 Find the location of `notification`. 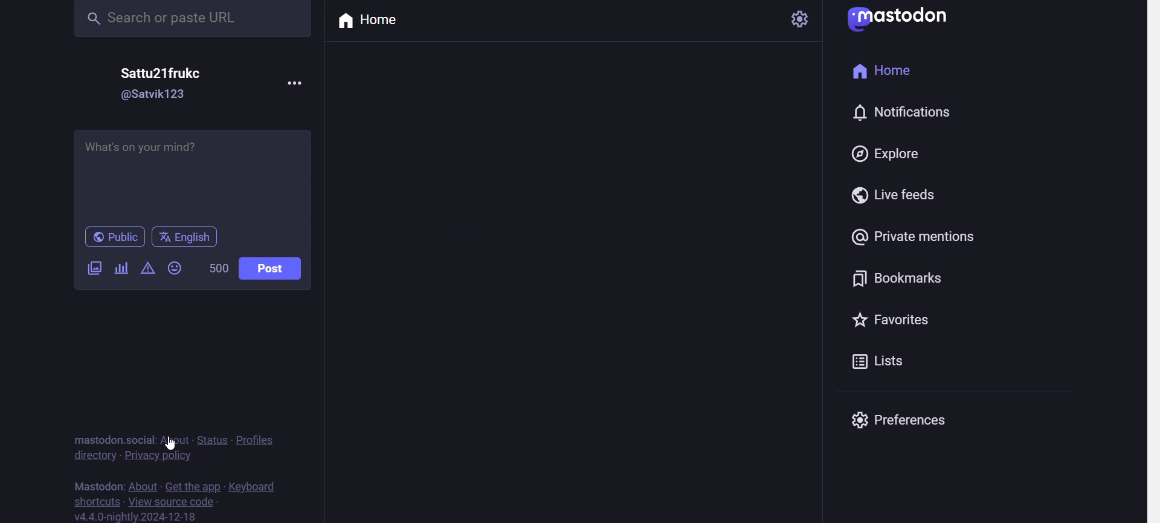

notification is located at coordinates (910, 111).